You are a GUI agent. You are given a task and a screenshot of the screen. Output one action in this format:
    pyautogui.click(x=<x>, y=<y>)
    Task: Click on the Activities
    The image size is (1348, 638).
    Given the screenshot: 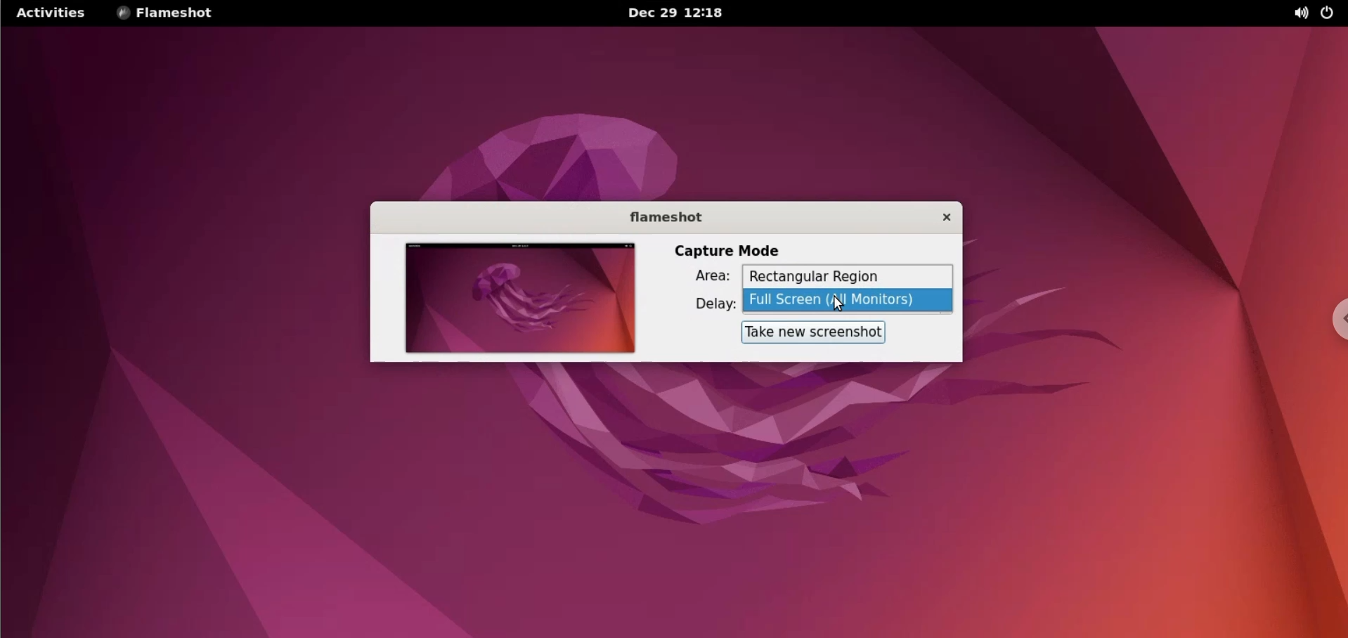 What is the action you would take?
    pyautogui.click(x=50, y=13)
    